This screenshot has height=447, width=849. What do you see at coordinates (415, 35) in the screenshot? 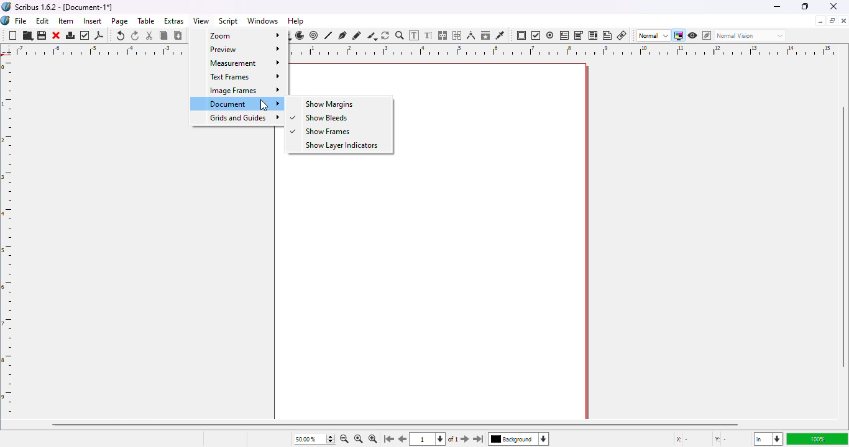
I see `edit contents in frame` at bounding box center [415, 35].